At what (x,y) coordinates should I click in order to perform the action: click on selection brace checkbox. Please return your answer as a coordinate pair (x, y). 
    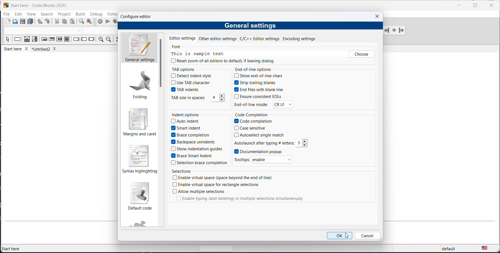
    Looking at the image, I should click on (200, 162).